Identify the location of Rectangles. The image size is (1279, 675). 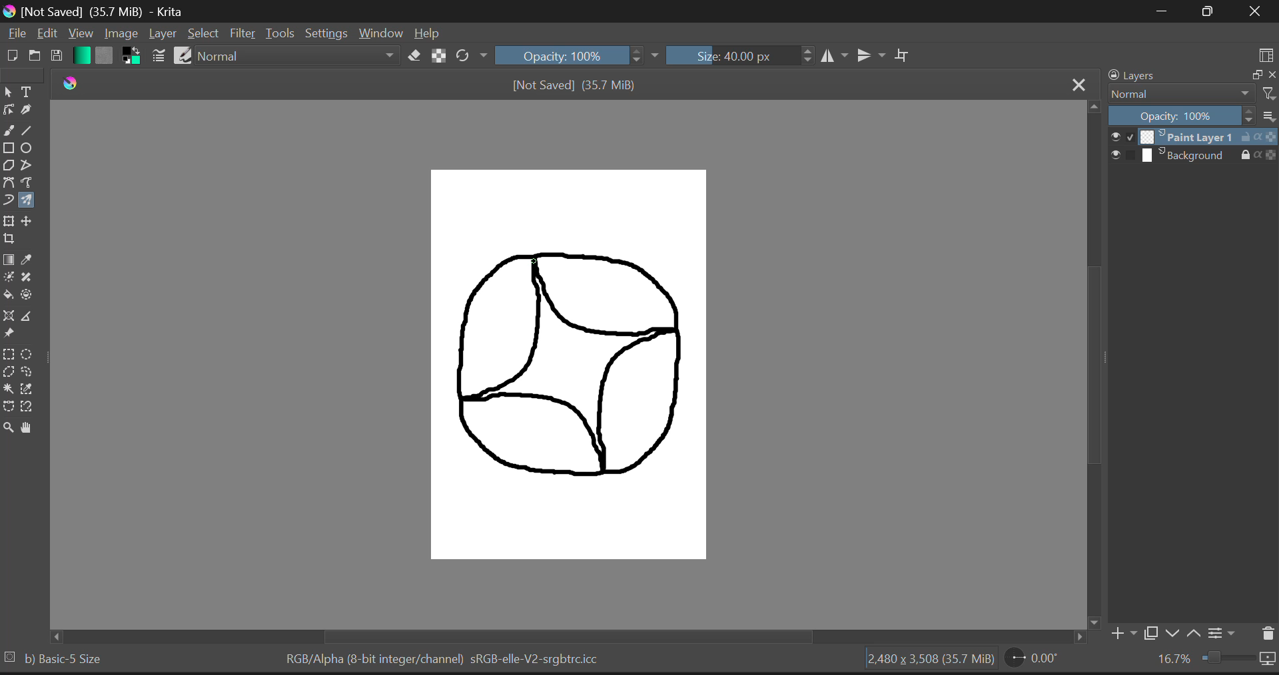
(9, 148).